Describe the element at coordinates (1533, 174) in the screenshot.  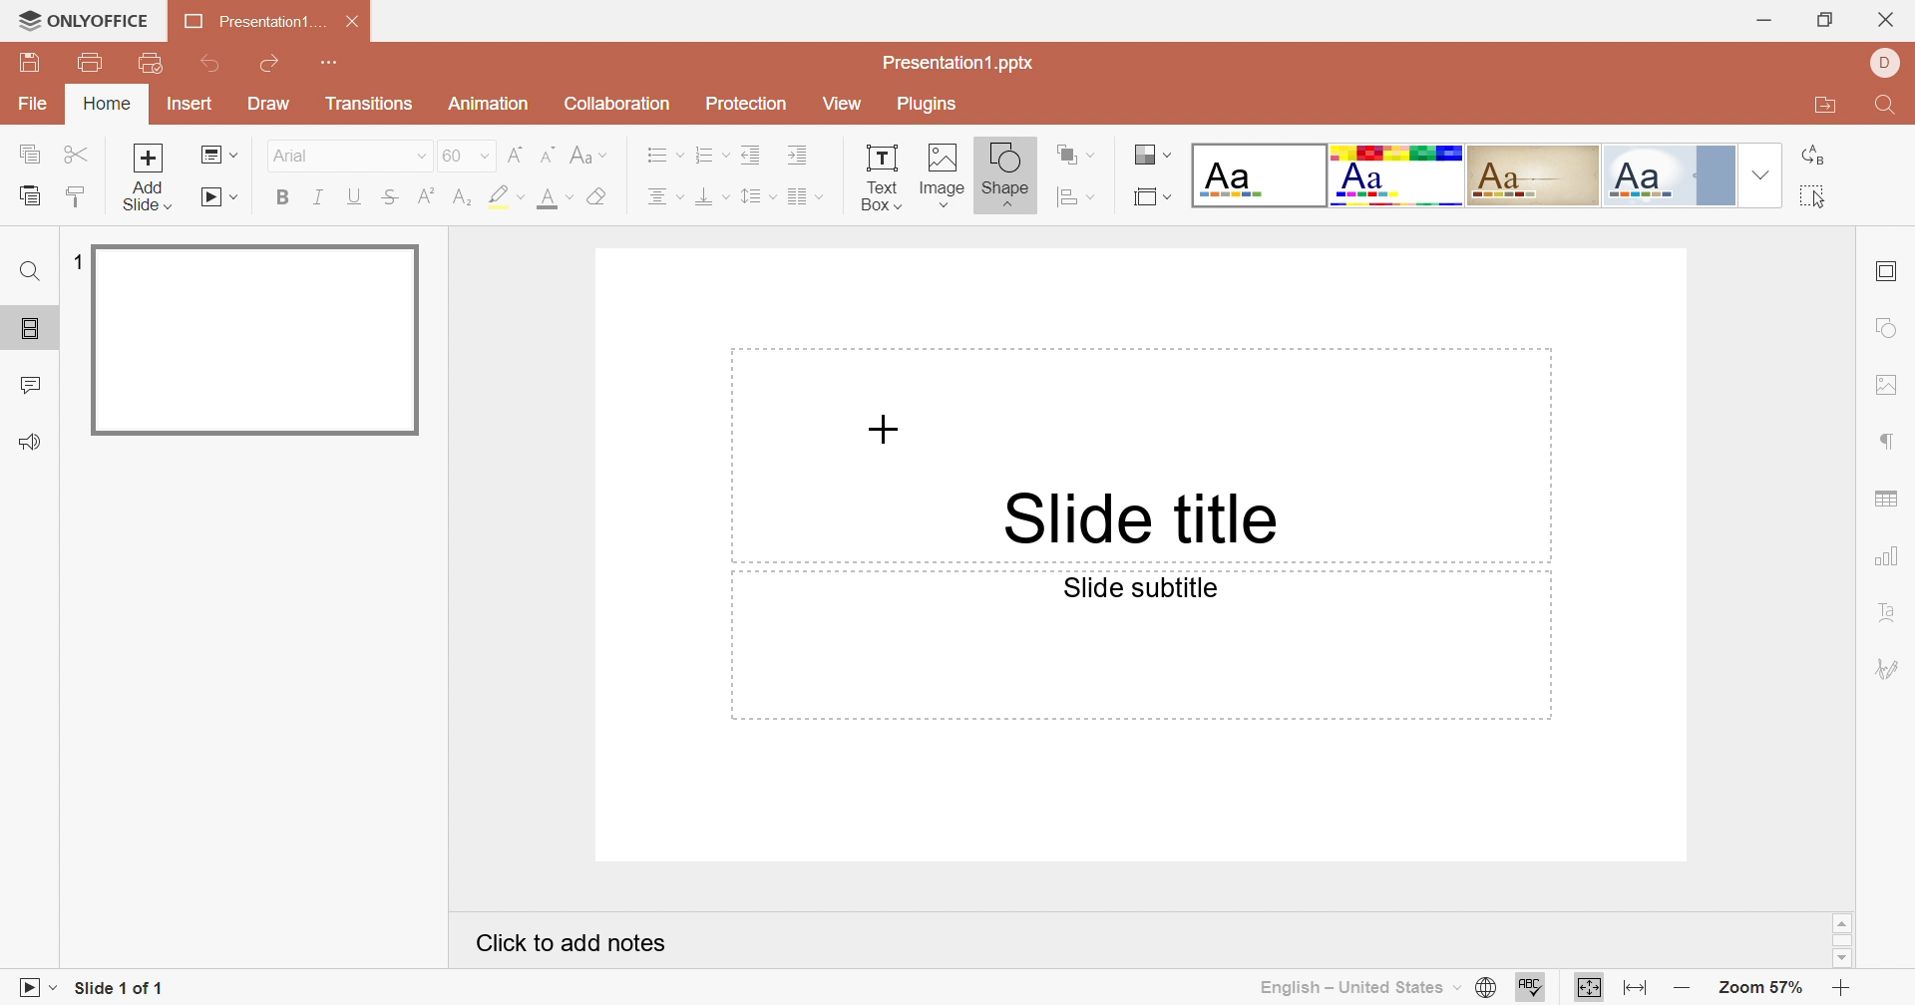
I see `Classic` at that location.